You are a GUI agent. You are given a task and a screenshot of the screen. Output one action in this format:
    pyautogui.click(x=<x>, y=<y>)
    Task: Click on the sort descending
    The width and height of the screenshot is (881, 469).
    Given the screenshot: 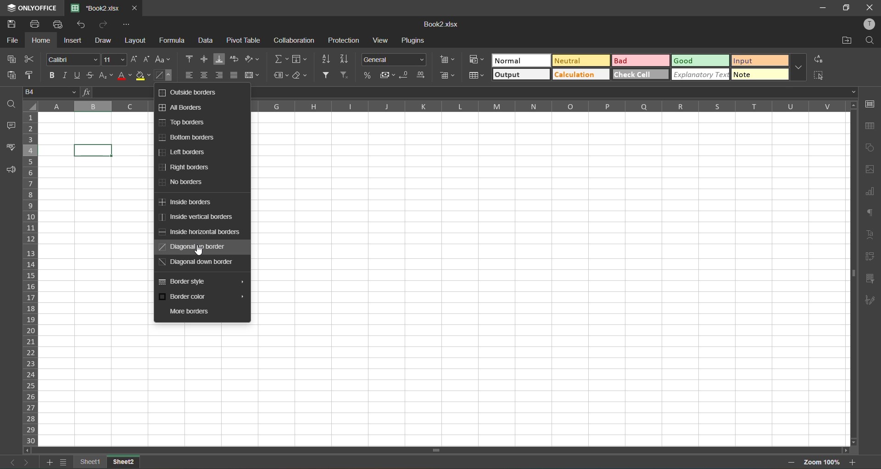 What is the action you would take?
    pyautogui.click(x=346, y=59)
    